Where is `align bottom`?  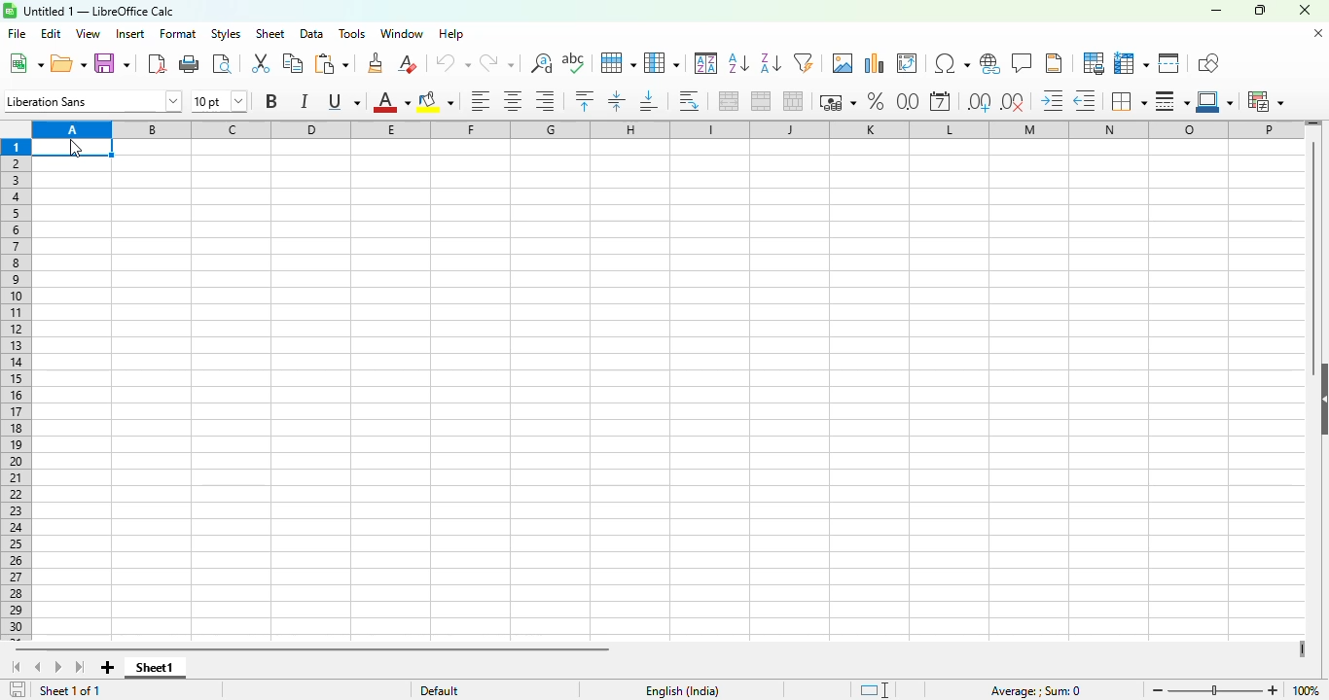
align bottom is located at coordinates (649, 101).